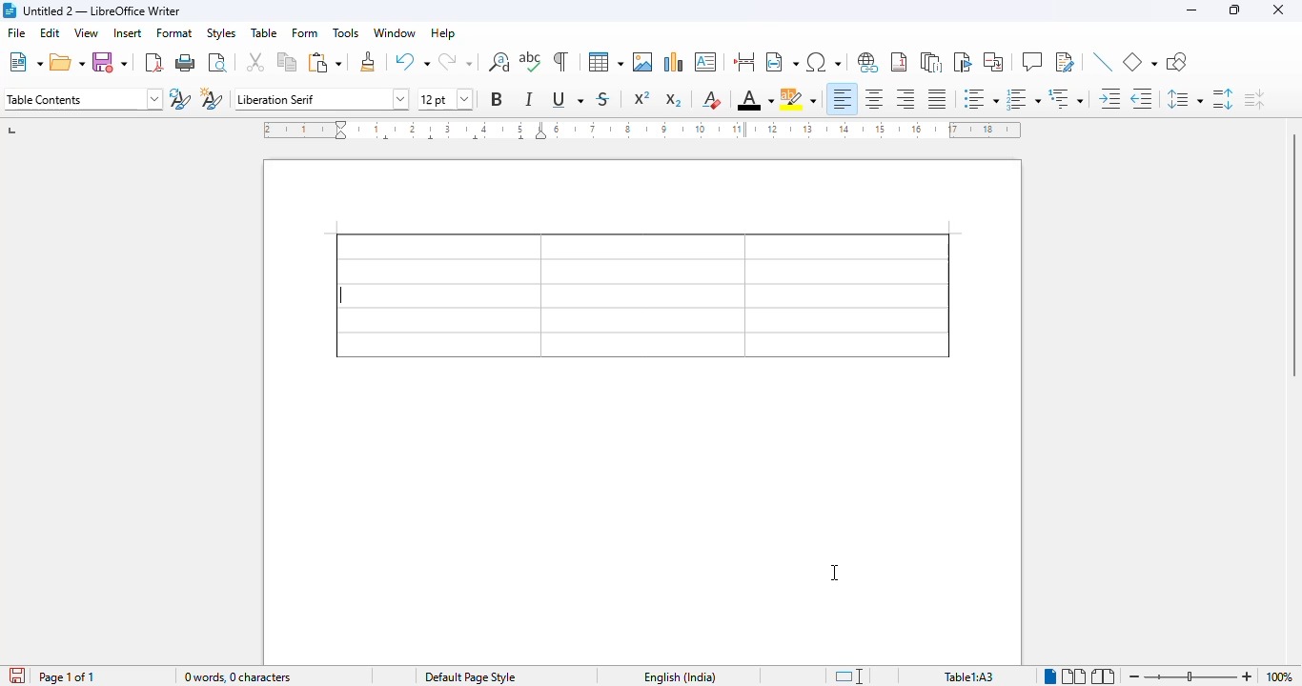 The width and height of the screenshot is (1302, 686). Describe the element at coordinates (111, 10) in the screenshot. I see `Untitled 2 — LibreOffice Writer` at that location.